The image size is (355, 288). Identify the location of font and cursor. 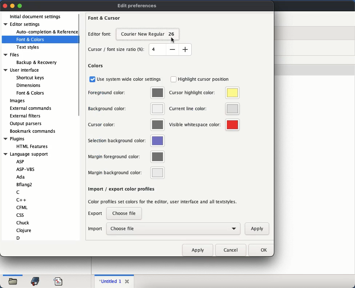
(104, 19).